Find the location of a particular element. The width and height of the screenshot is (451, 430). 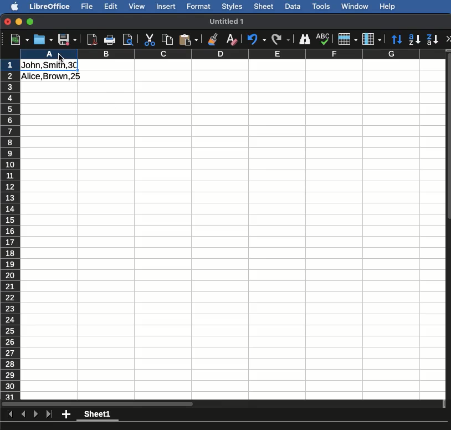

Previous sheet is located at coordinates (23, 413).